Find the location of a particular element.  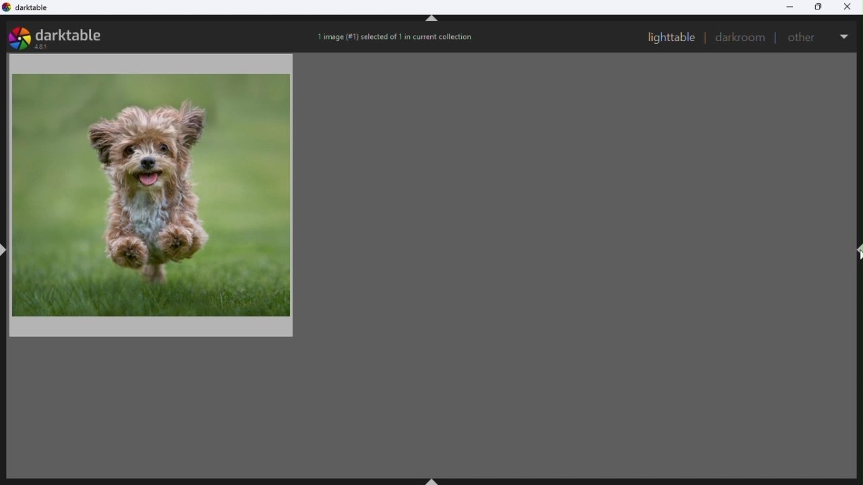

More options is located at coordinates (845, 34).